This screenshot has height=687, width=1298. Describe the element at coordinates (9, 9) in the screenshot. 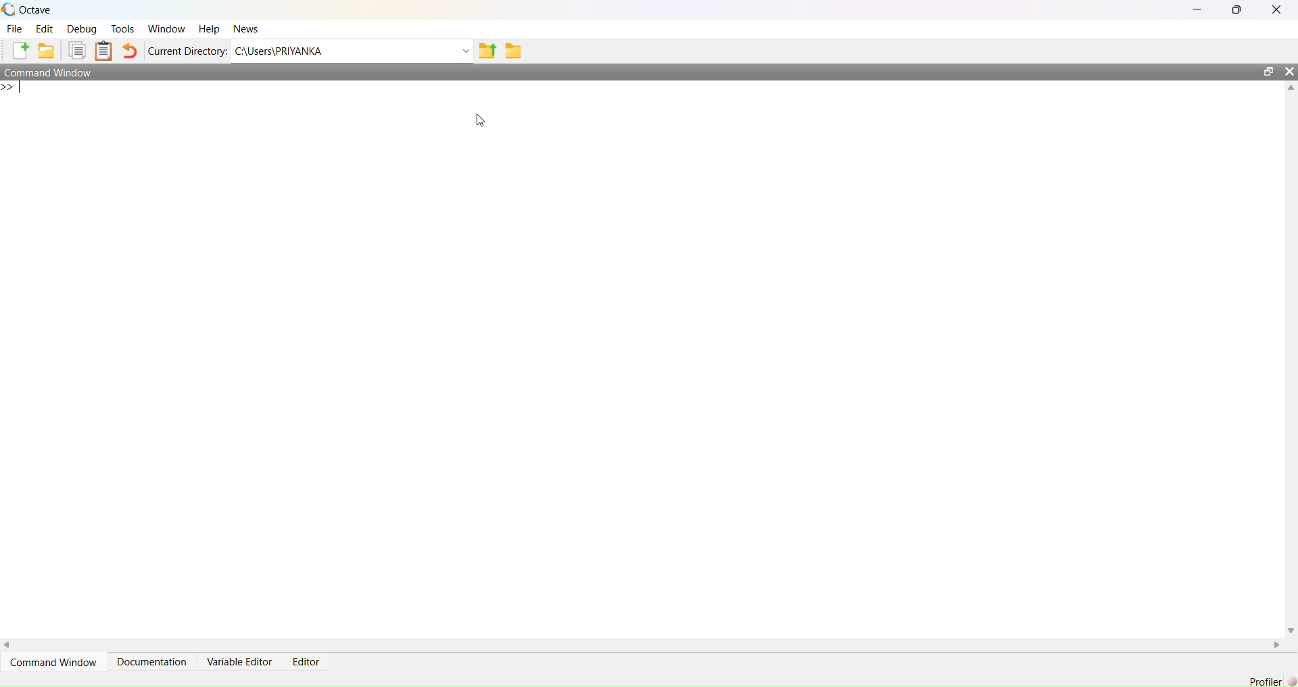

I see `Octave logo` at that location.